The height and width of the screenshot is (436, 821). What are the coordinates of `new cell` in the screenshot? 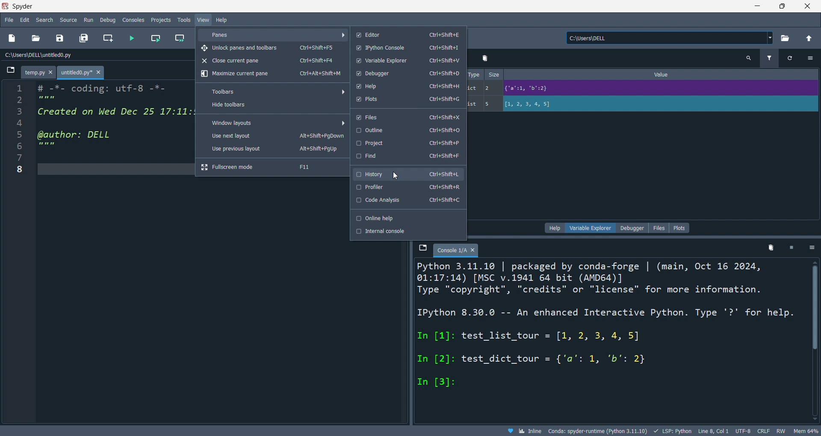 It's located at (107, 38).